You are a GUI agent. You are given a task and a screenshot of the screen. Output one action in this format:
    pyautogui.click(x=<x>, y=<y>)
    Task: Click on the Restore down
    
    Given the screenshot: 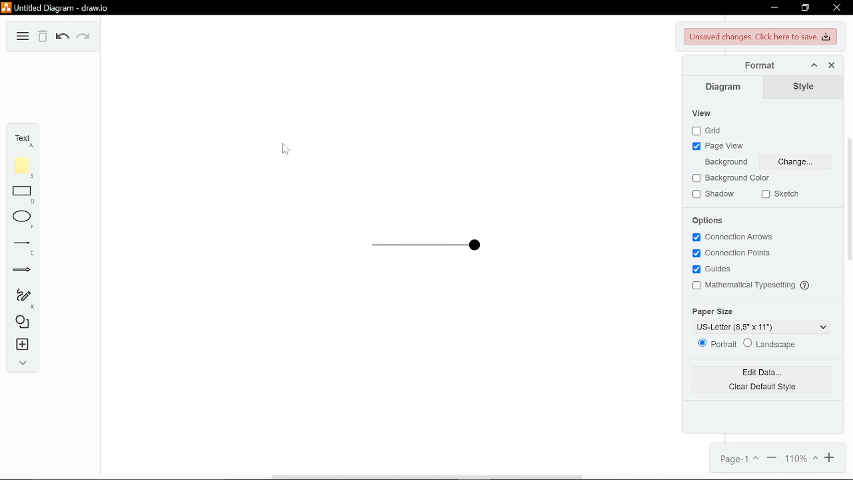 What is the action you would take?
    pyautogui.click(x=807, y=8)
    